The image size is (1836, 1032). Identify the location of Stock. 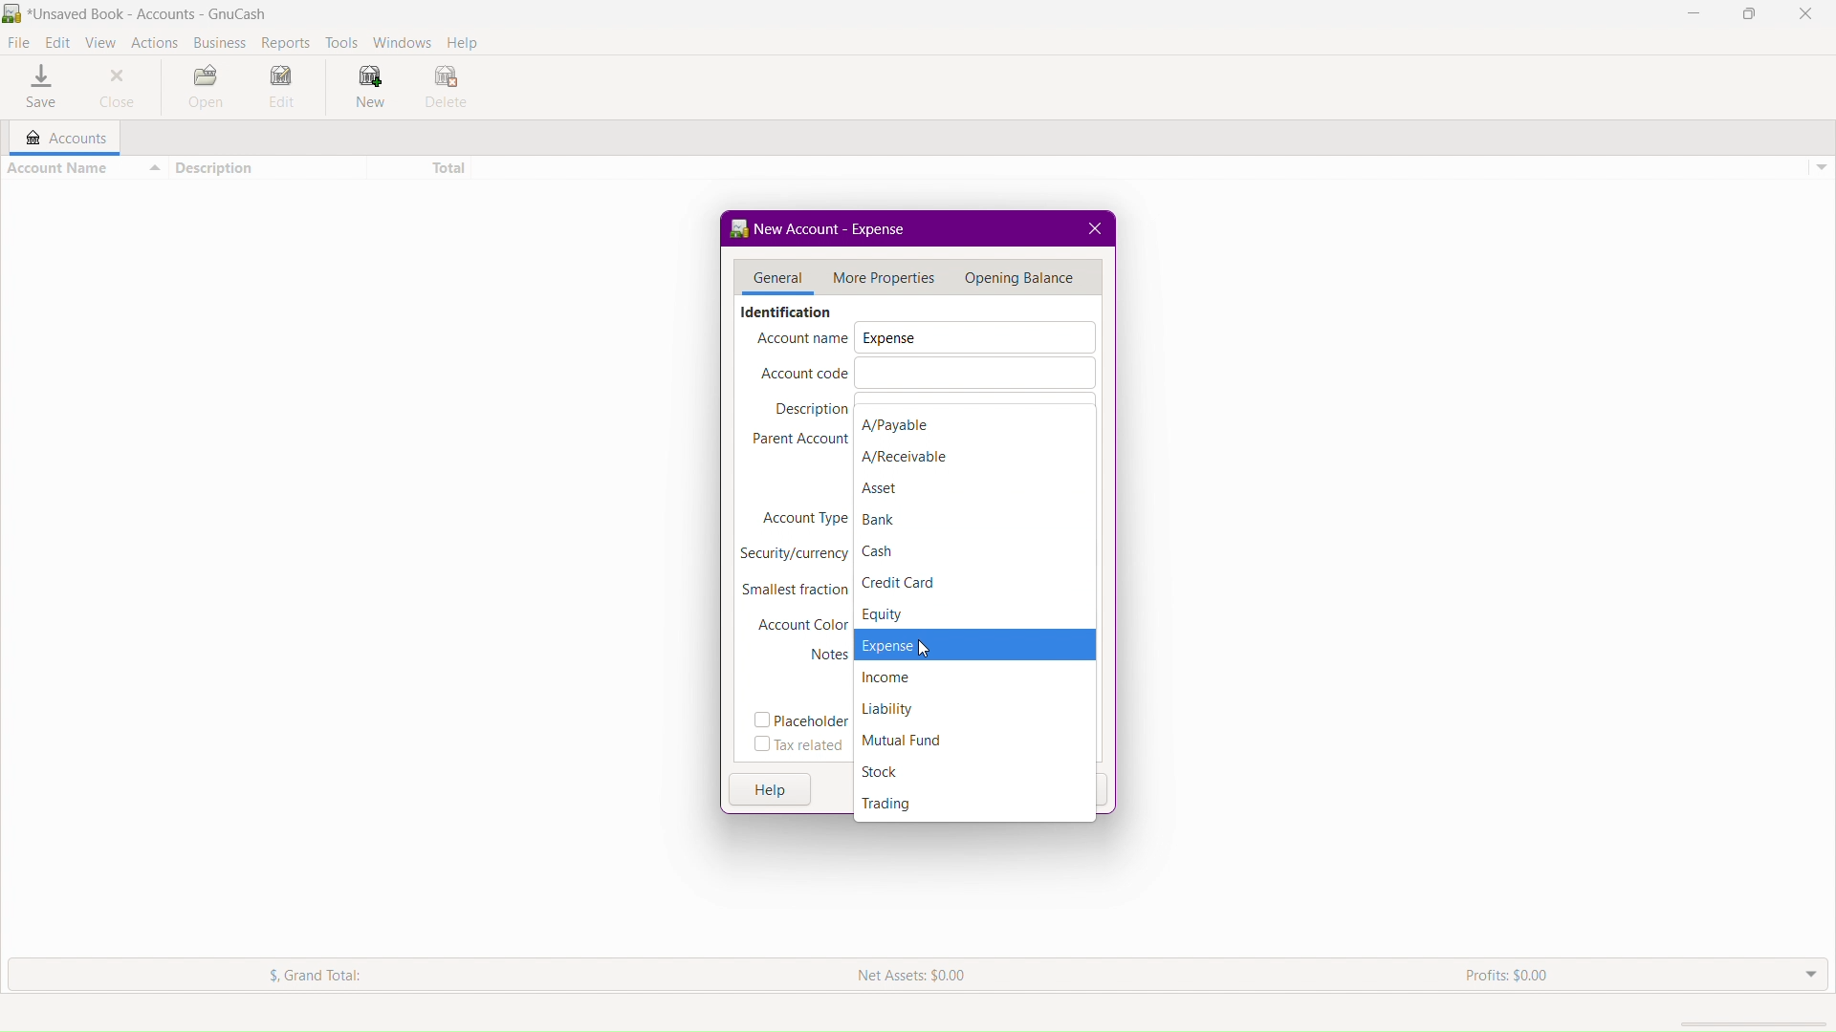
(883, 770).